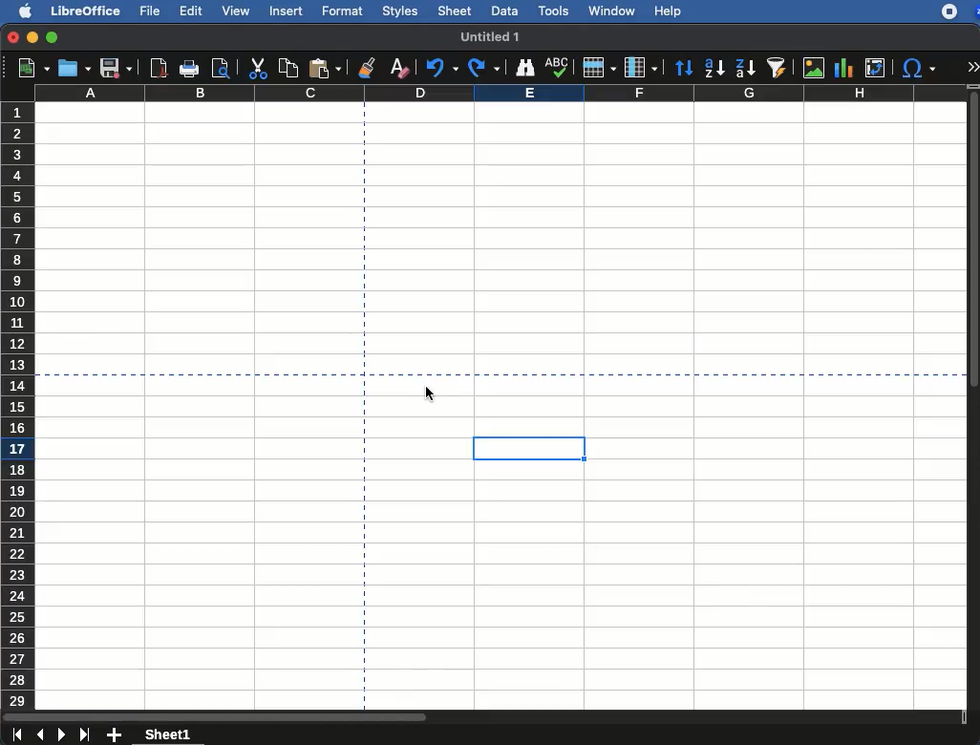  I want to click on redo, so click(485, 68).